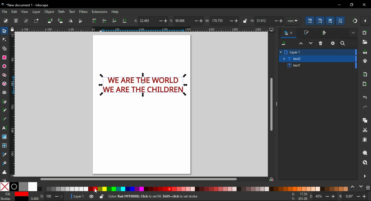 Image resolution: width=371 pixels, height=201 pixels. What do you see at coordinates (293, 59) in the screenshot?
I see `text2` at bounding box center [293, 59].